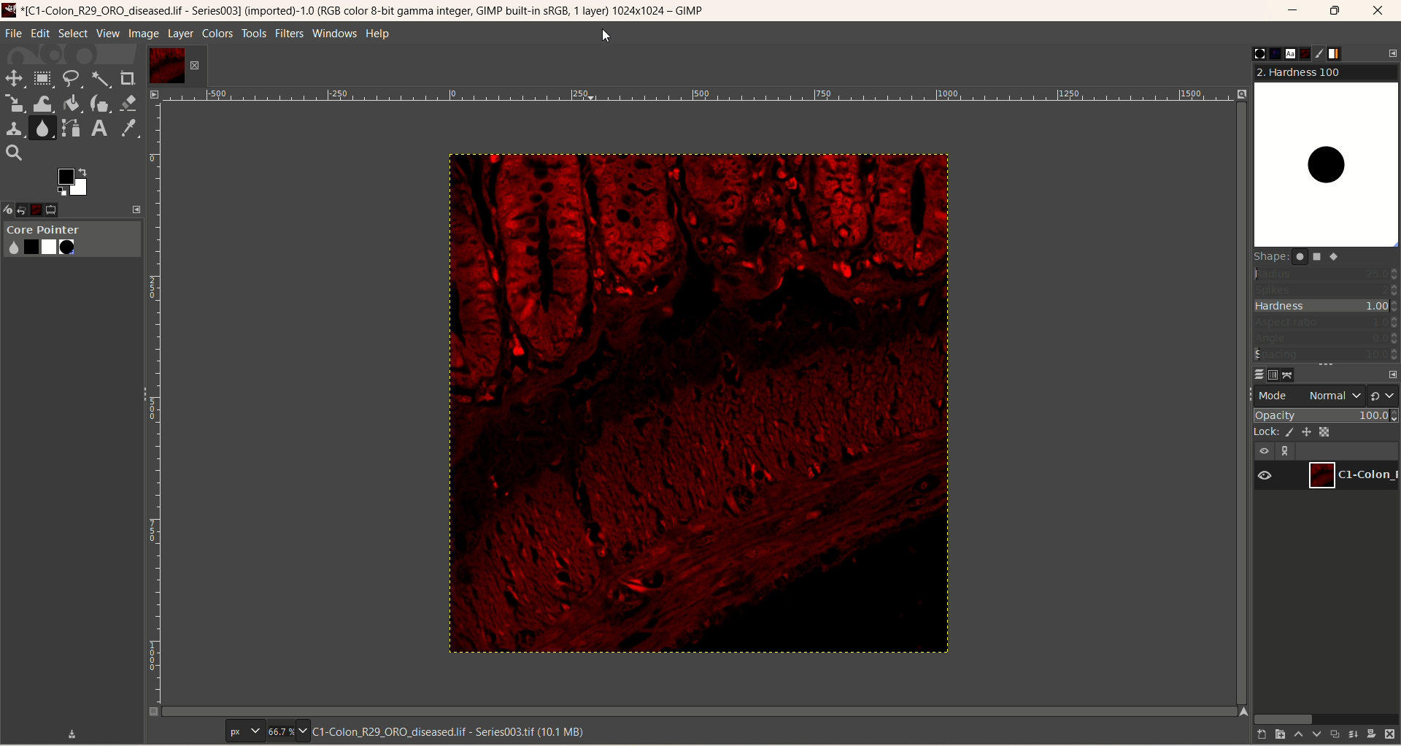 The width and height of the screenshot is (1401, 746). I want to click on mode, so click(1275, 395).